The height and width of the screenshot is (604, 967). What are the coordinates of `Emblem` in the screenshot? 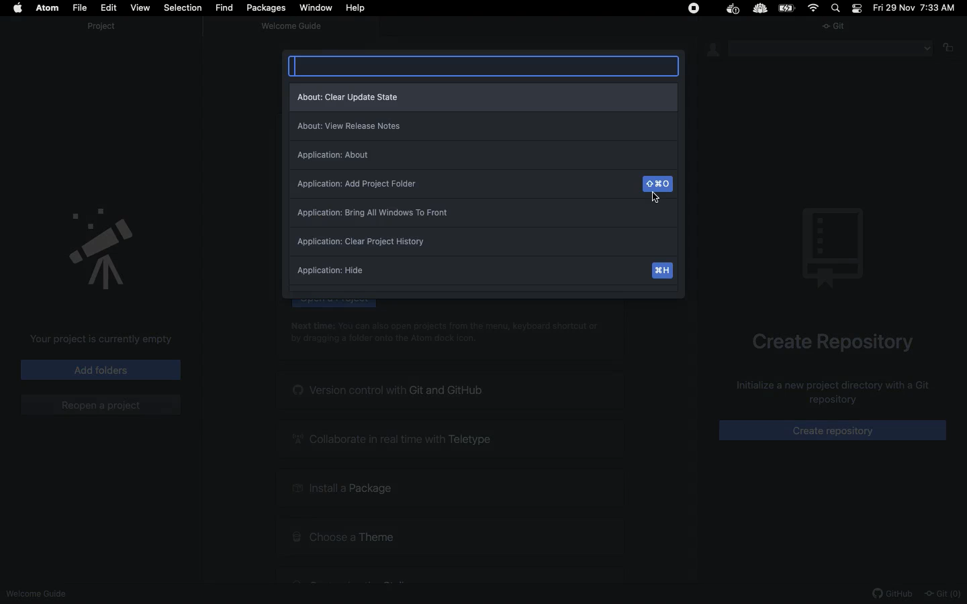 It's located at (101, 248).